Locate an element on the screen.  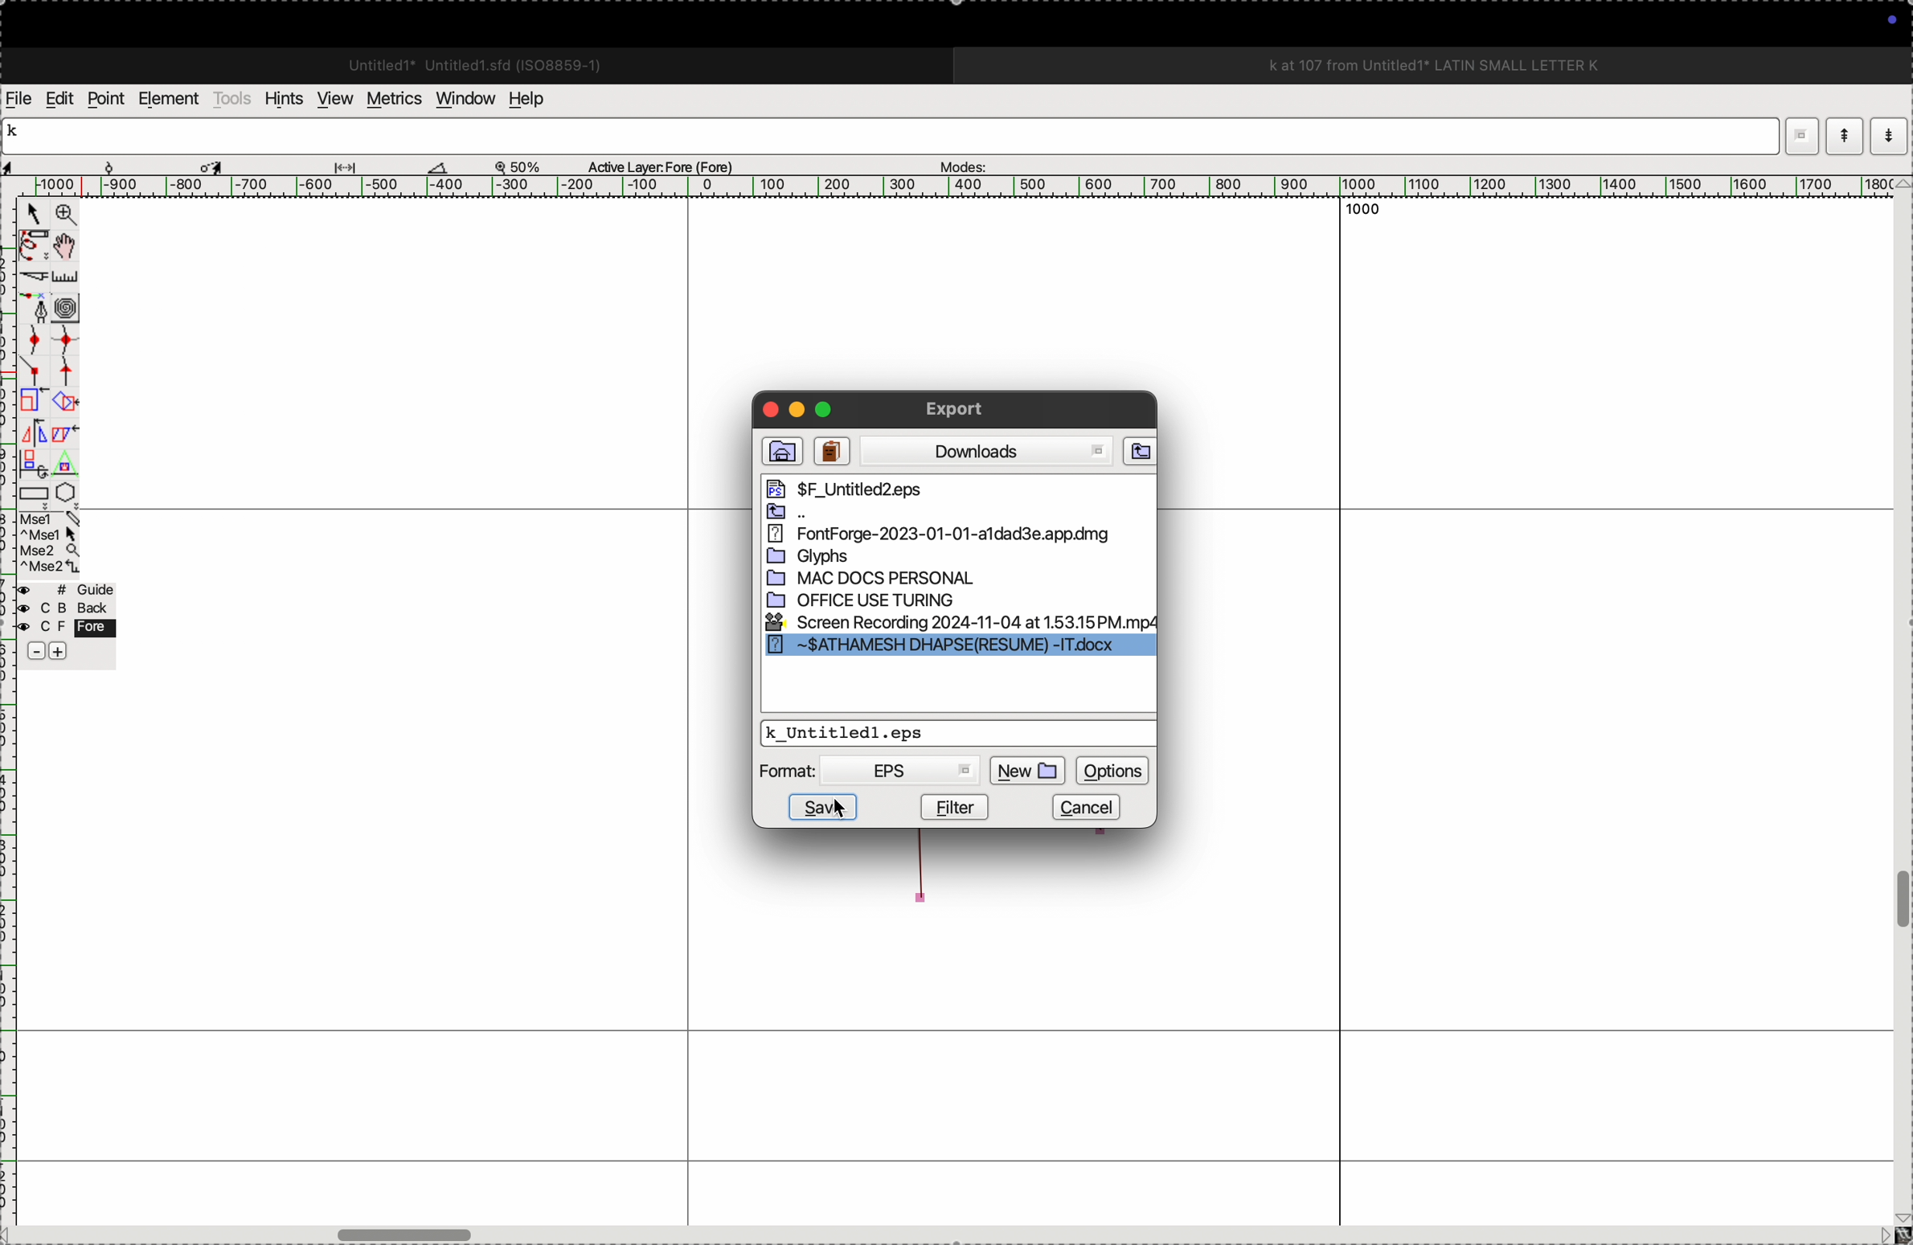
file is located at coordinates (19, 99).